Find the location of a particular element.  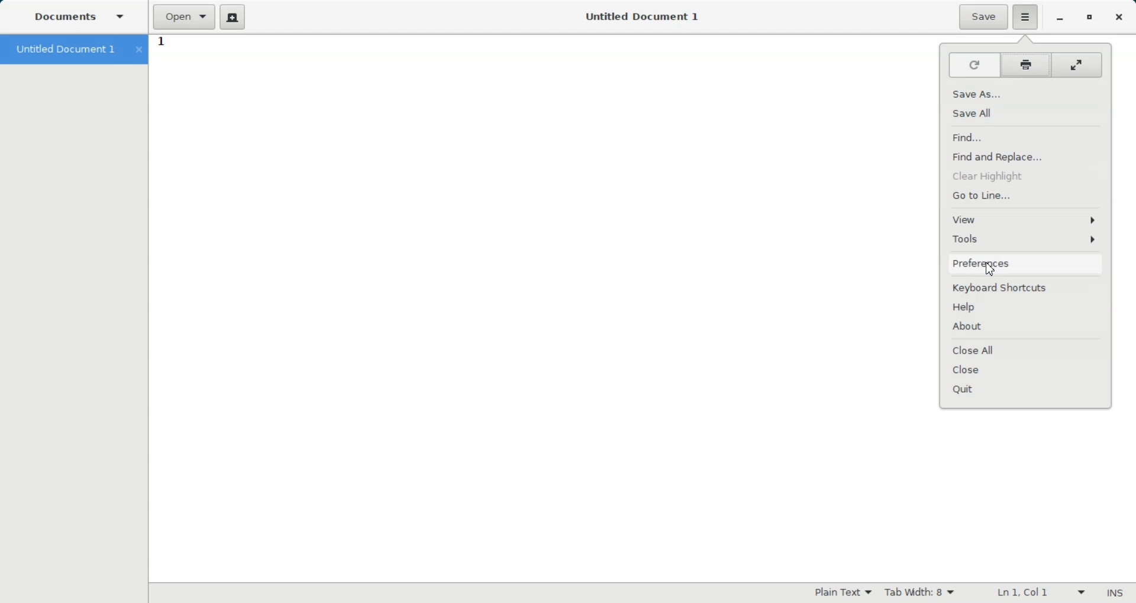

About is located at coordinates (1025, 328).